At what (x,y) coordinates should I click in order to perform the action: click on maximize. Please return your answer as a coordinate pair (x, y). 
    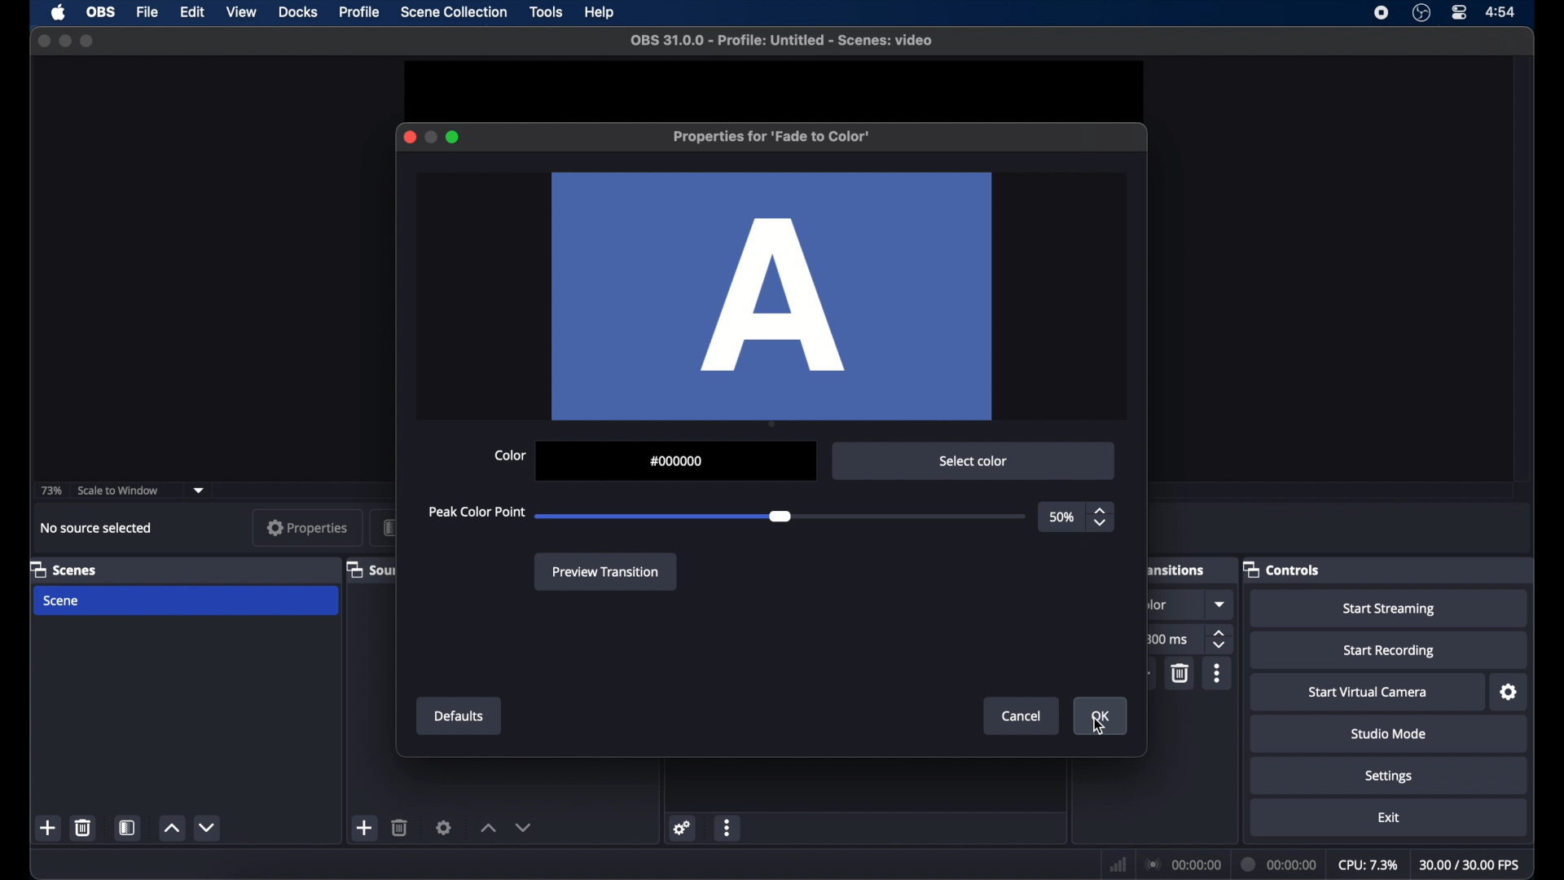
    Looking at the image, I should click on (454, 137).